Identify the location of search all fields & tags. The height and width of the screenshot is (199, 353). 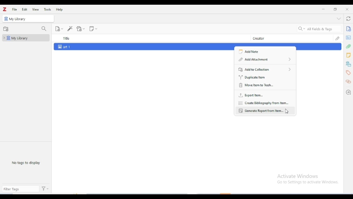
(319, 29).